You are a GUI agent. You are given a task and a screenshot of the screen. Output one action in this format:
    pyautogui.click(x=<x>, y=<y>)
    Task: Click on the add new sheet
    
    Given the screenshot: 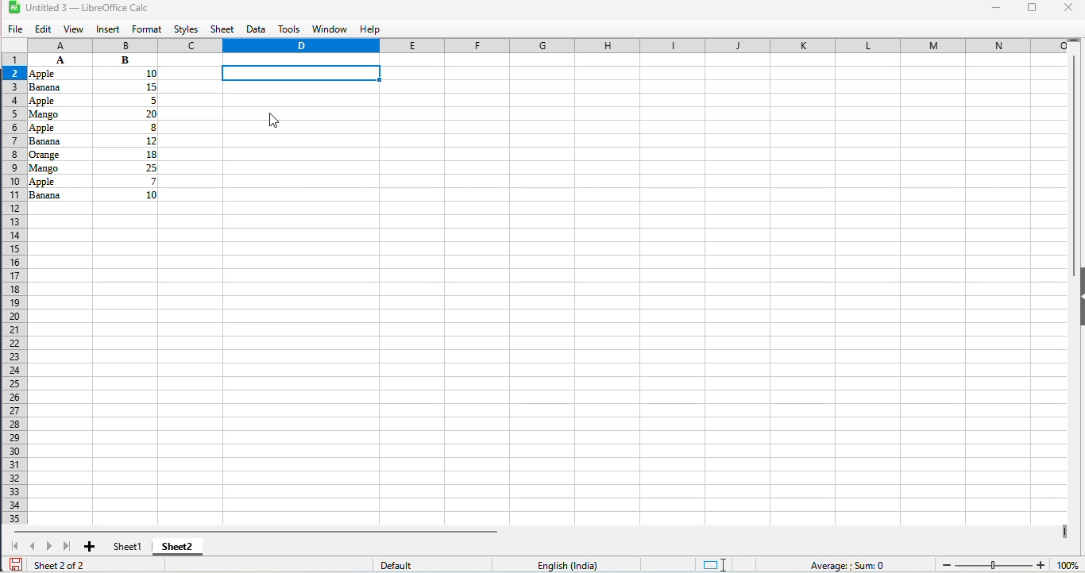 What is the action you would take?
    pyautogui.click(x=89, y=547)
    